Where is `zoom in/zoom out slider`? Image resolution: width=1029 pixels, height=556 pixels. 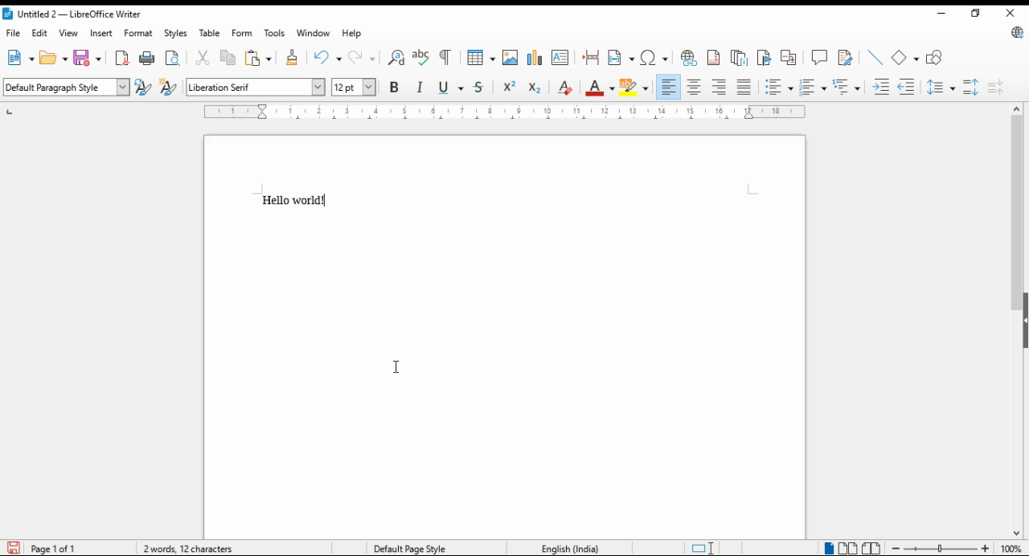
zoom in/zoom out slider is located at coordinates (941, 548).